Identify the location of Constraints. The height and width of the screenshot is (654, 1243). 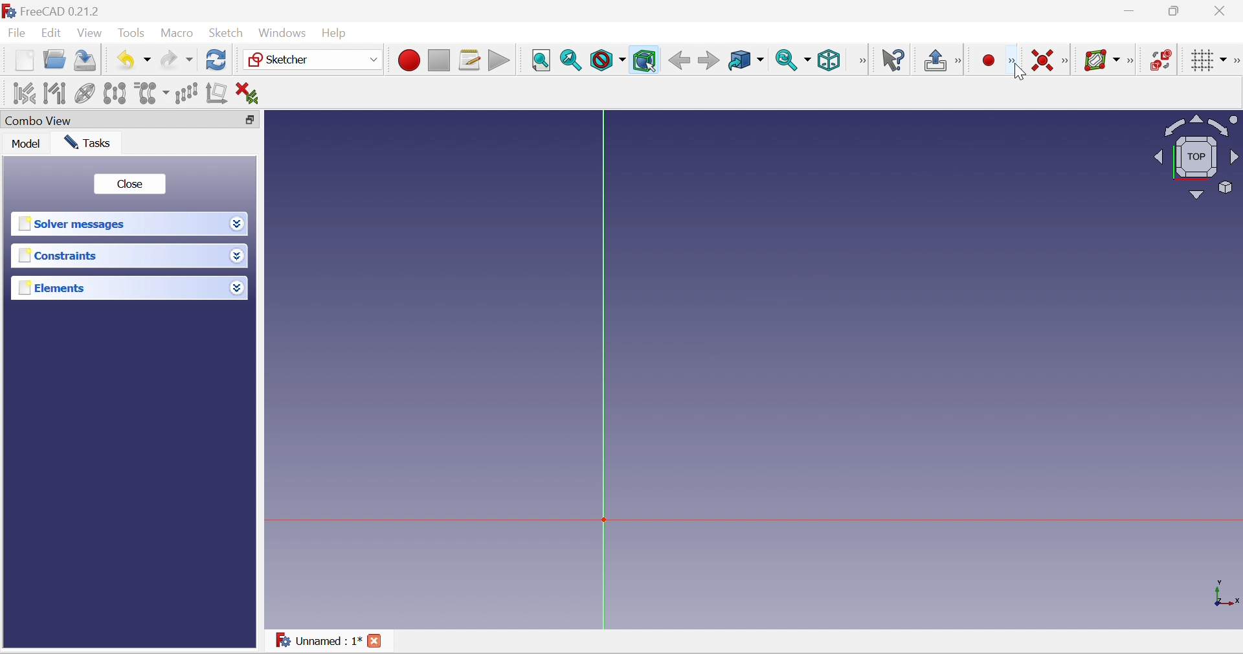
(117, 256).